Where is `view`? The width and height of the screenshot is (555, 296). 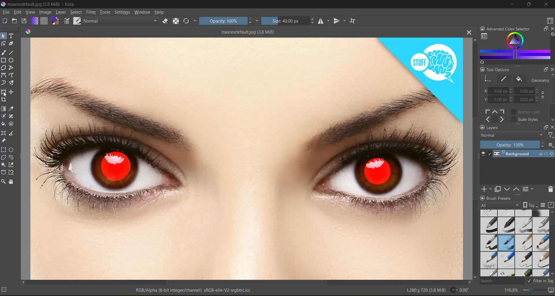 view is located at coordinates (30, 12).